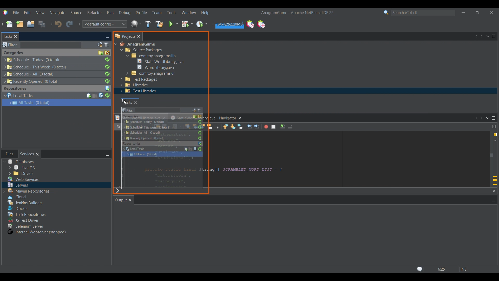 This screenshot has width=499, height=281. What do you see at coordinates (161, 116) in the screenshot?
I see `` at bounding box center [161, 116].